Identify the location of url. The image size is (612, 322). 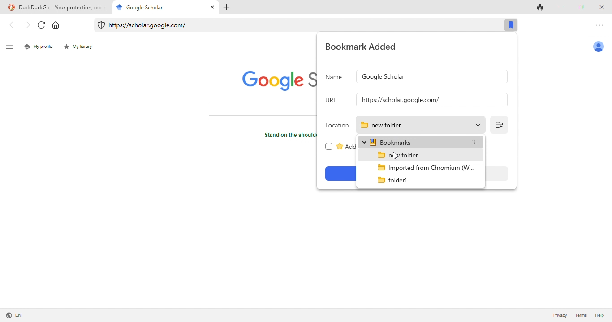
(332, 102).